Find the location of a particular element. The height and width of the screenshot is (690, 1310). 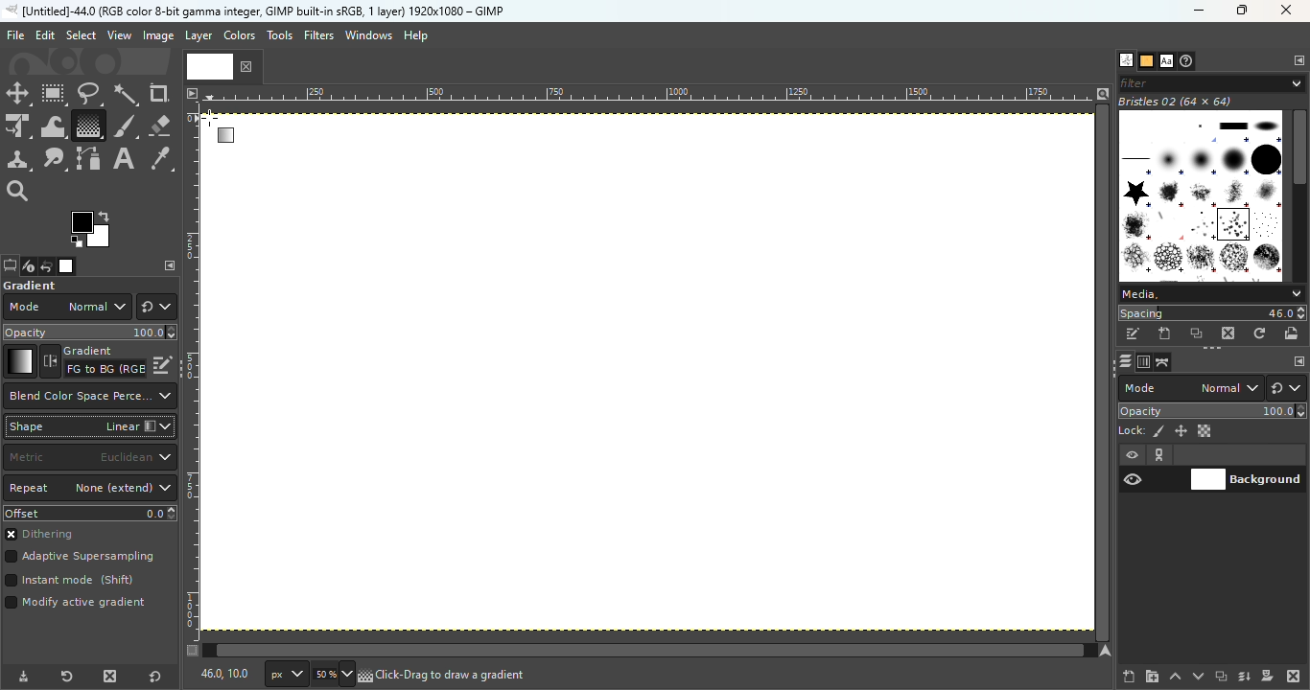

Eraser tool is located at coordinates (159, 122).